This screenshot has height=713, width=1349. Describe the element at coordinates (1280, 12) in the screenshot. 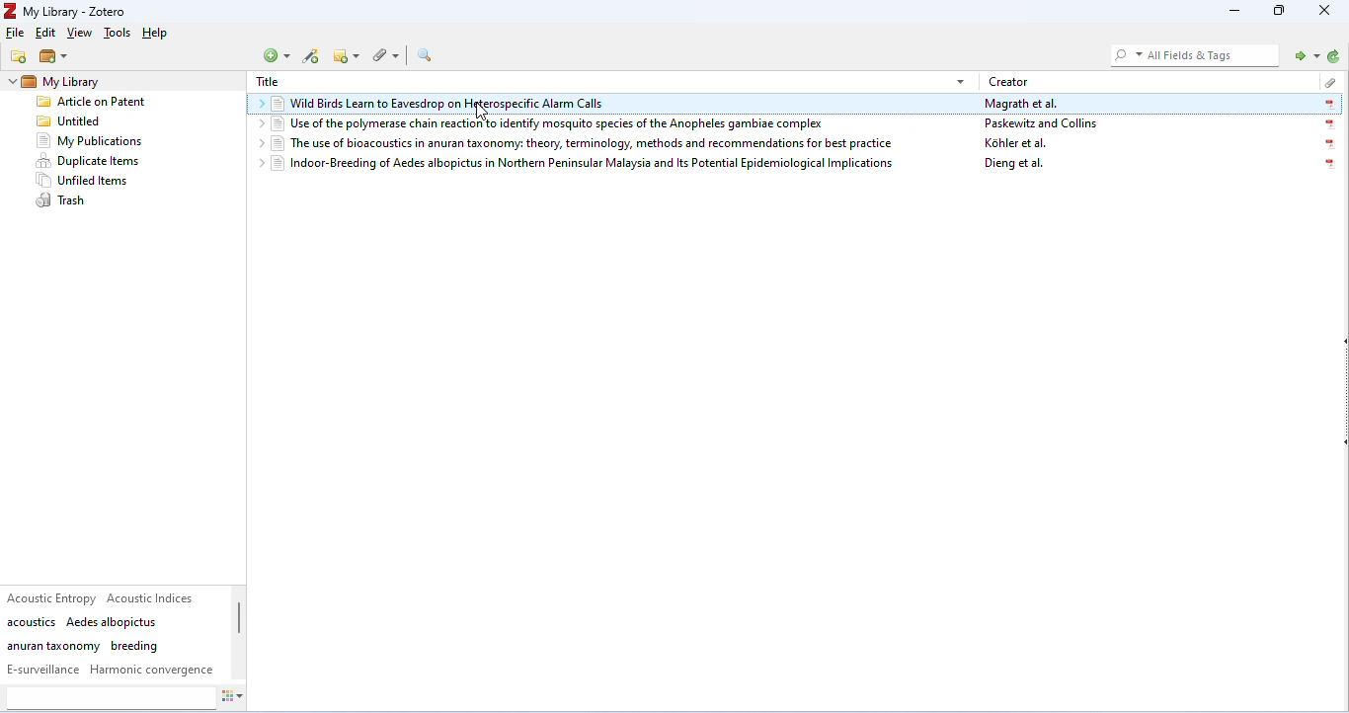

I see `maximize` at that location.